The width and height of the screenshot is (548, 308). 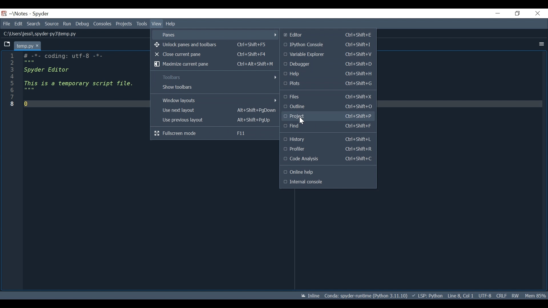 I want to click on Debug, so click(x=82, y=24).